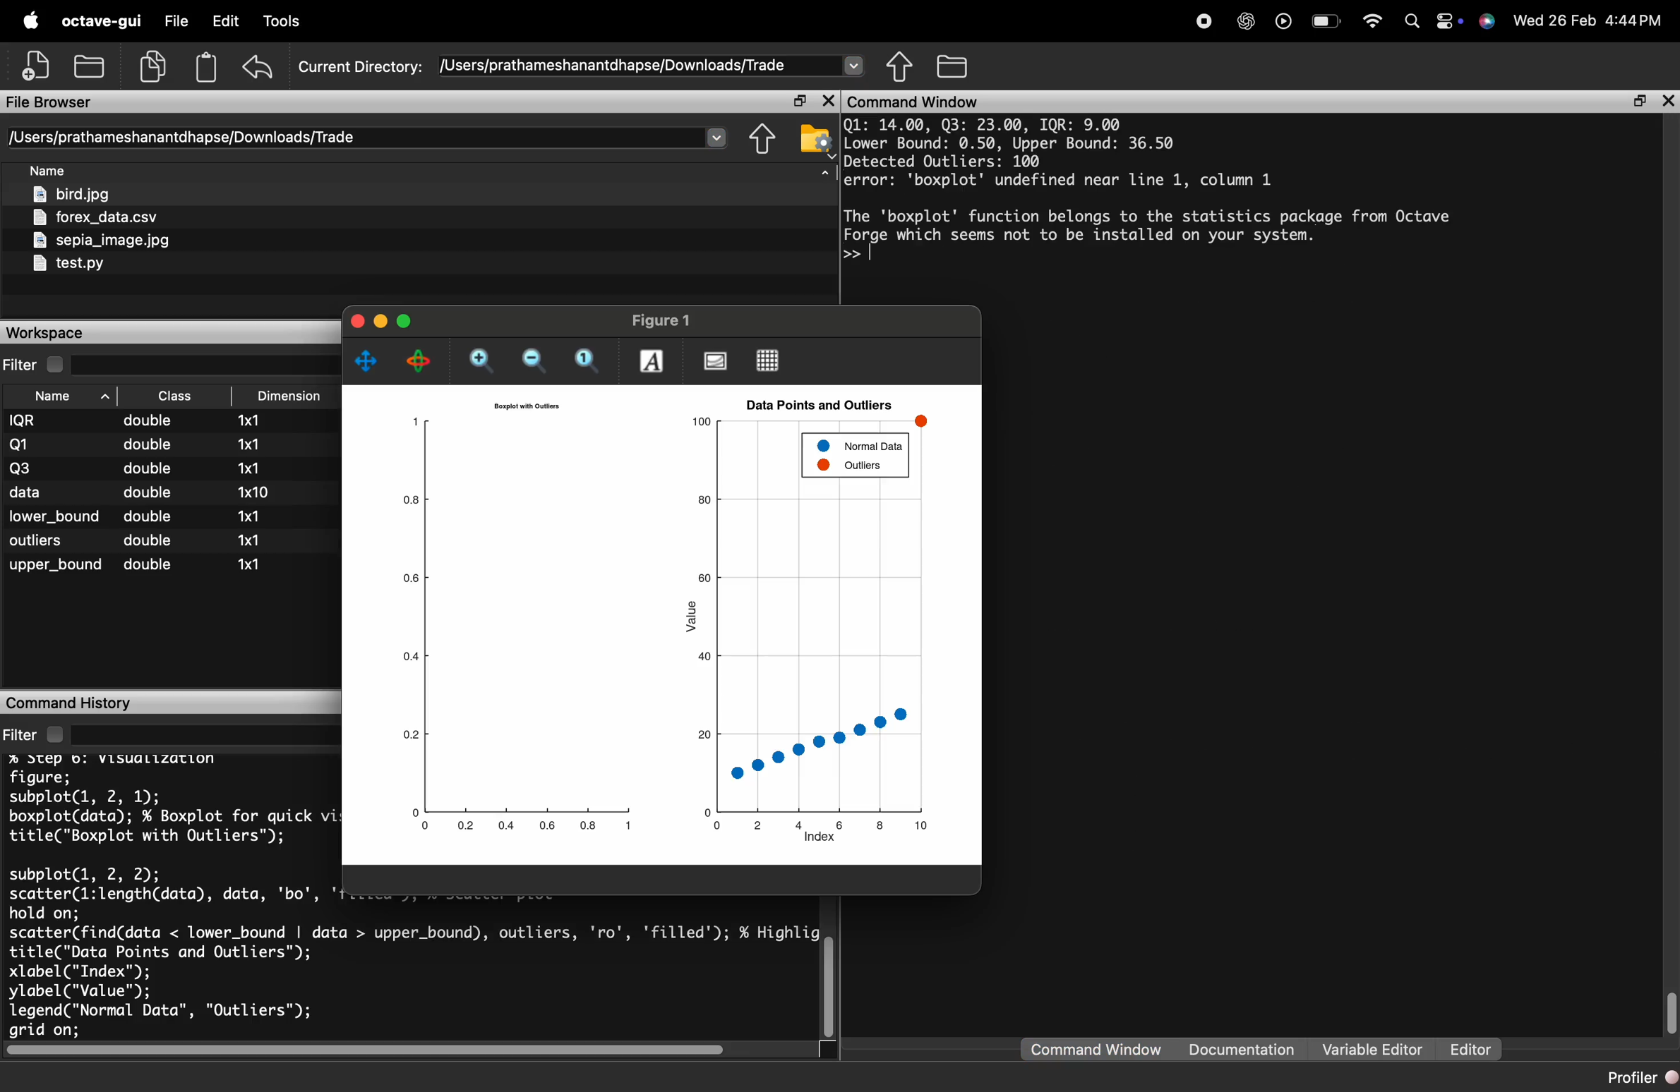  What do you see at coordinates (540, 361) in the screenshot?
I see `zoom out` at bounding box center [540, 361].